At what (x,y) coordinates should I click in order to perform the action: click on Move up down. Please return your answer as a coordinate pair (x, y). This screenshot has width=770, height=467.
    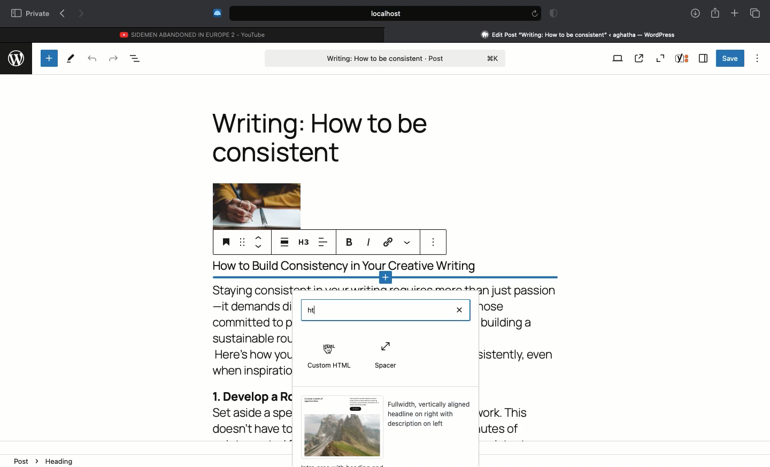
    Looking at the image, I should click on (259, 243).